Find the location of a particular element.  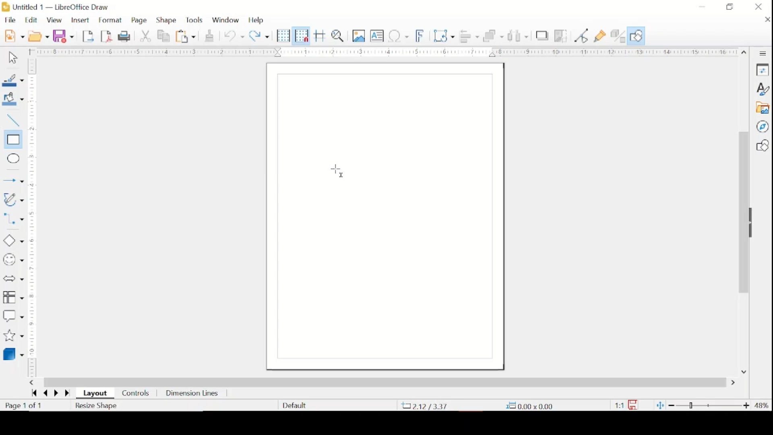

layout is located at coordinates (97, 394).